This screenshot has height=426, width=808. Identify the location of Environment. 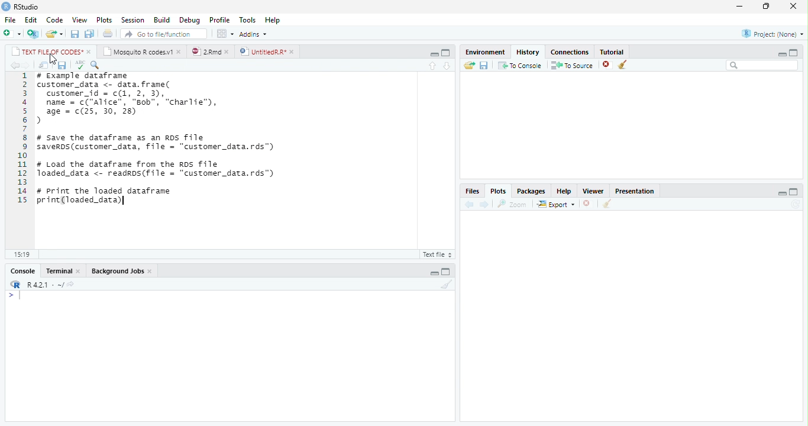
(485, 51).